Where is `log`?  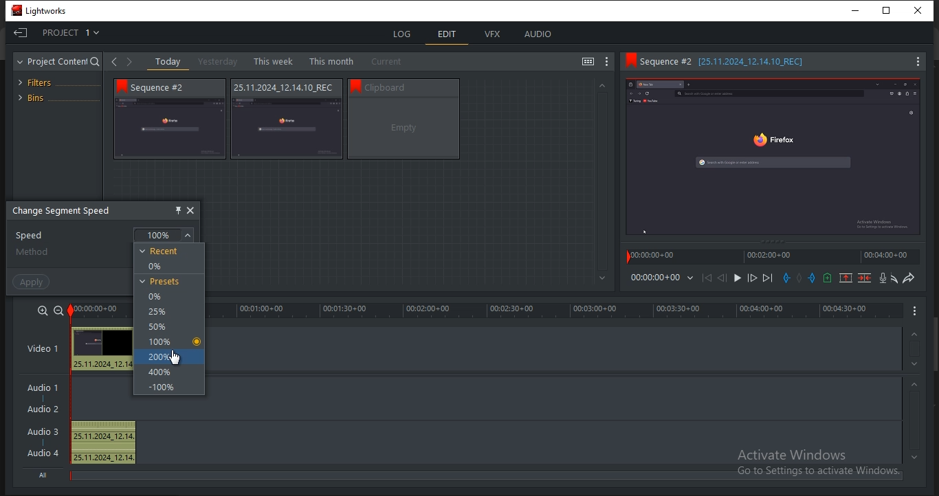 log is located at coordinates (404, 33).